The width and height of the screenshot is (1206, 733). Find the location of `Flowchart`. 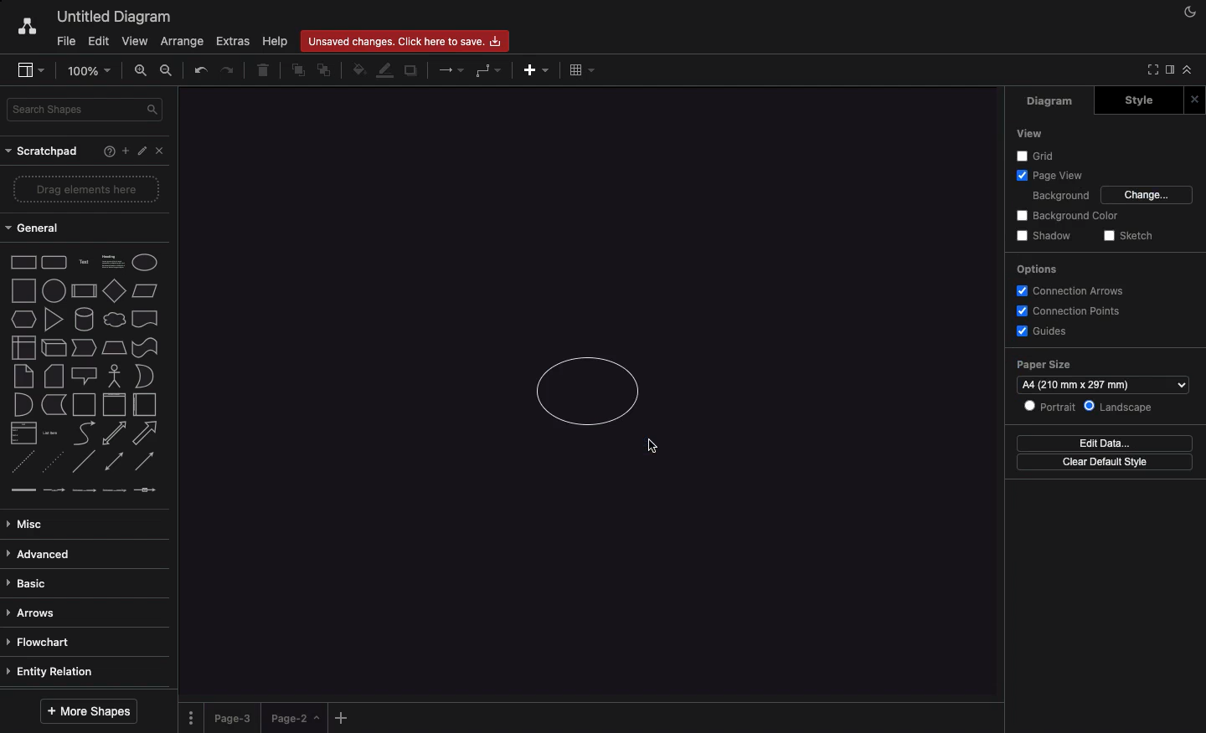

Flowchart is located at coordinates (46, 643).